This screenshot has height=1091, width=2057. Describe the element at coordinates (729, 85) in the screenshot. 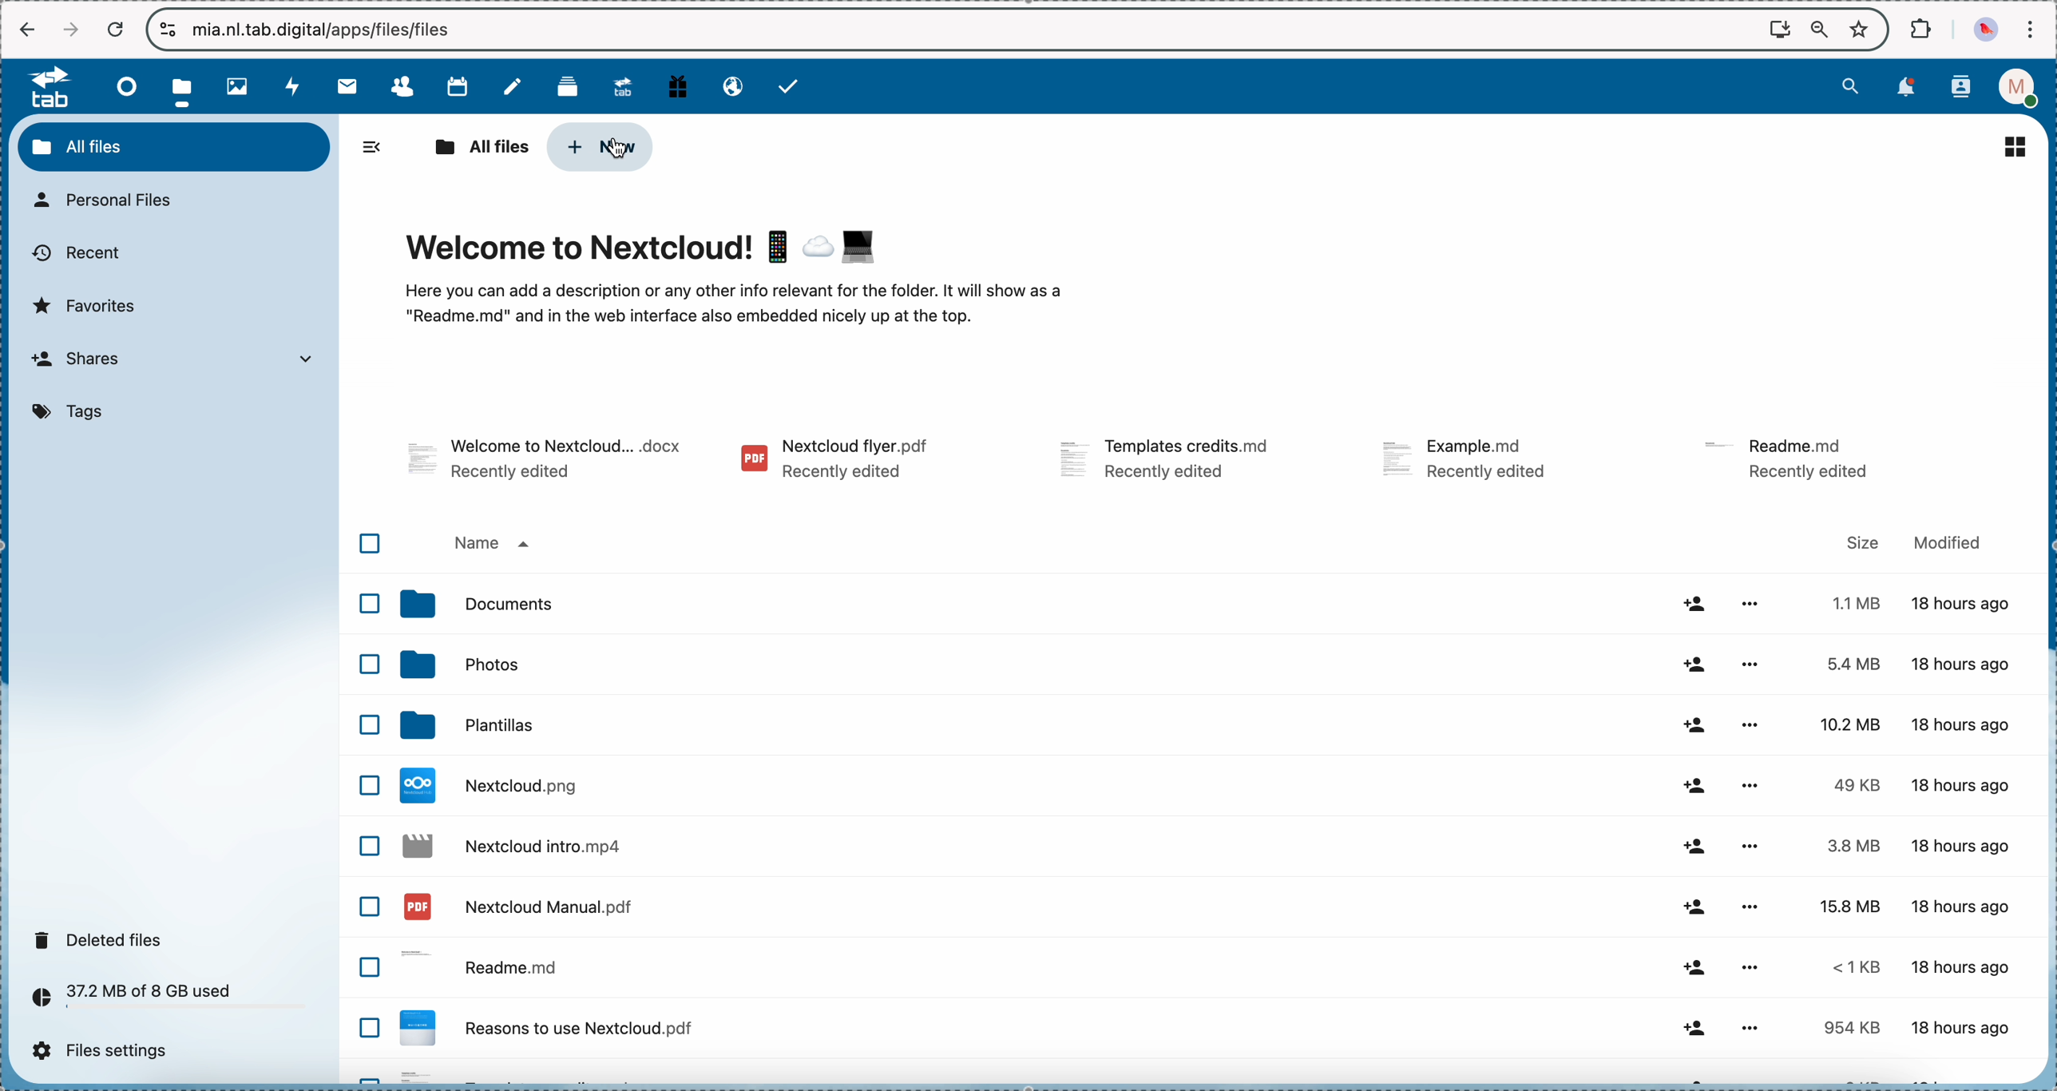

I see `email` at that location.